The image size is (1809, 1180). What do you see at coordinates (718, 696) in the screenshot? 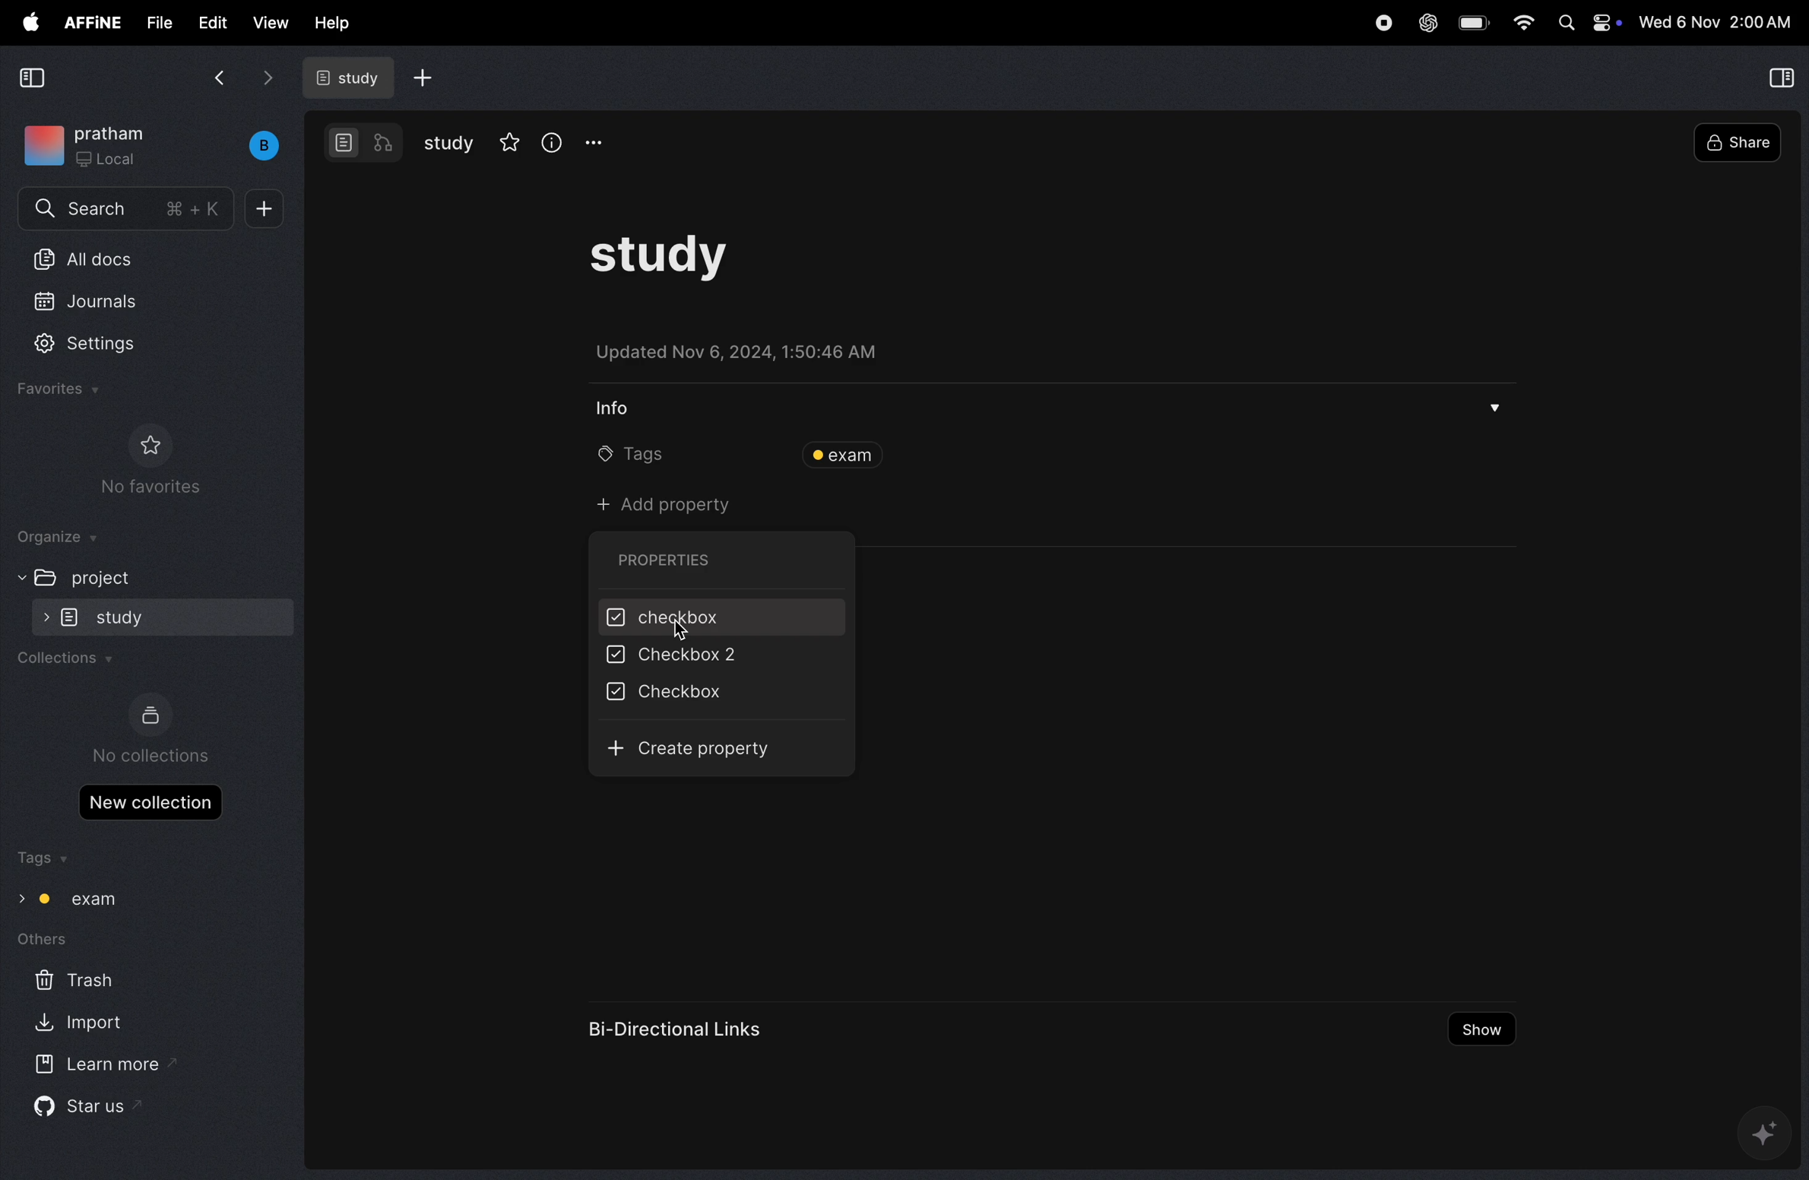
I see `checkbox 2` at bounding box center [718, 696].